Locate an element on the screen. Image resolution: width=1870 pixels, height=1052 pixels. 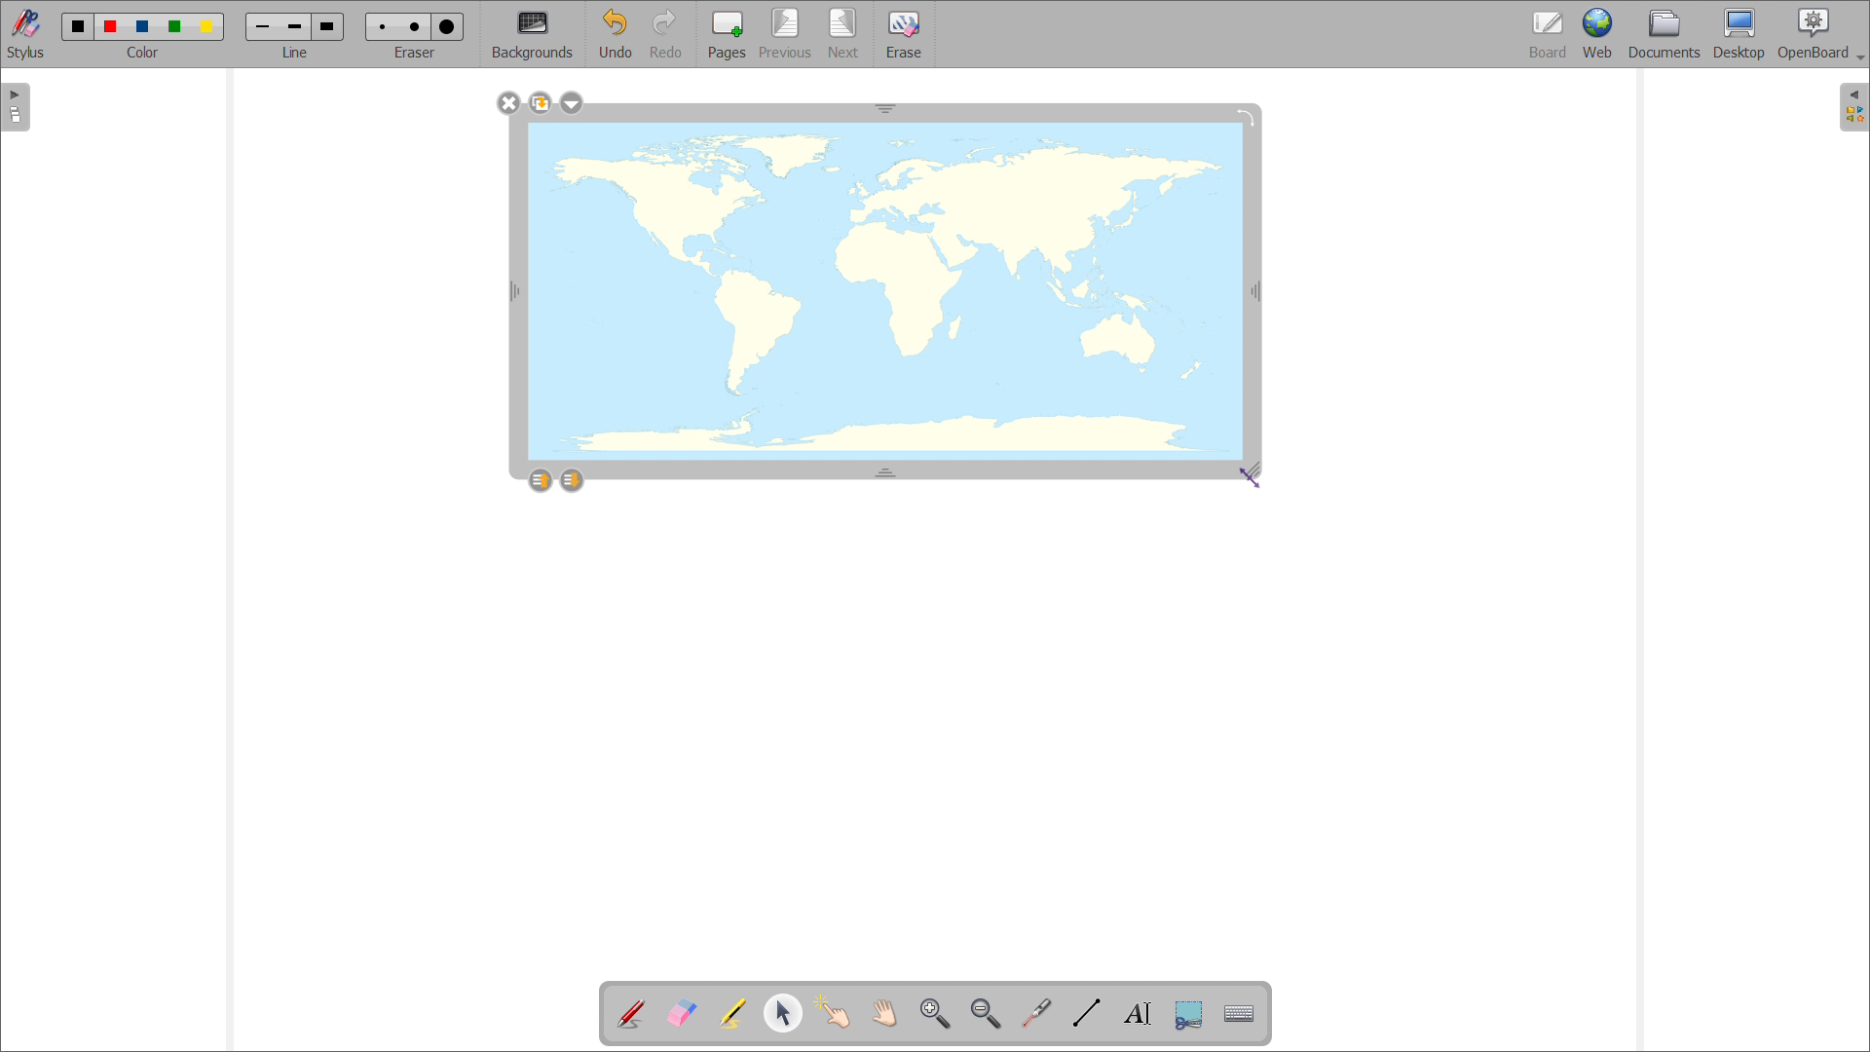
resize is located at coordinates (886, 107).